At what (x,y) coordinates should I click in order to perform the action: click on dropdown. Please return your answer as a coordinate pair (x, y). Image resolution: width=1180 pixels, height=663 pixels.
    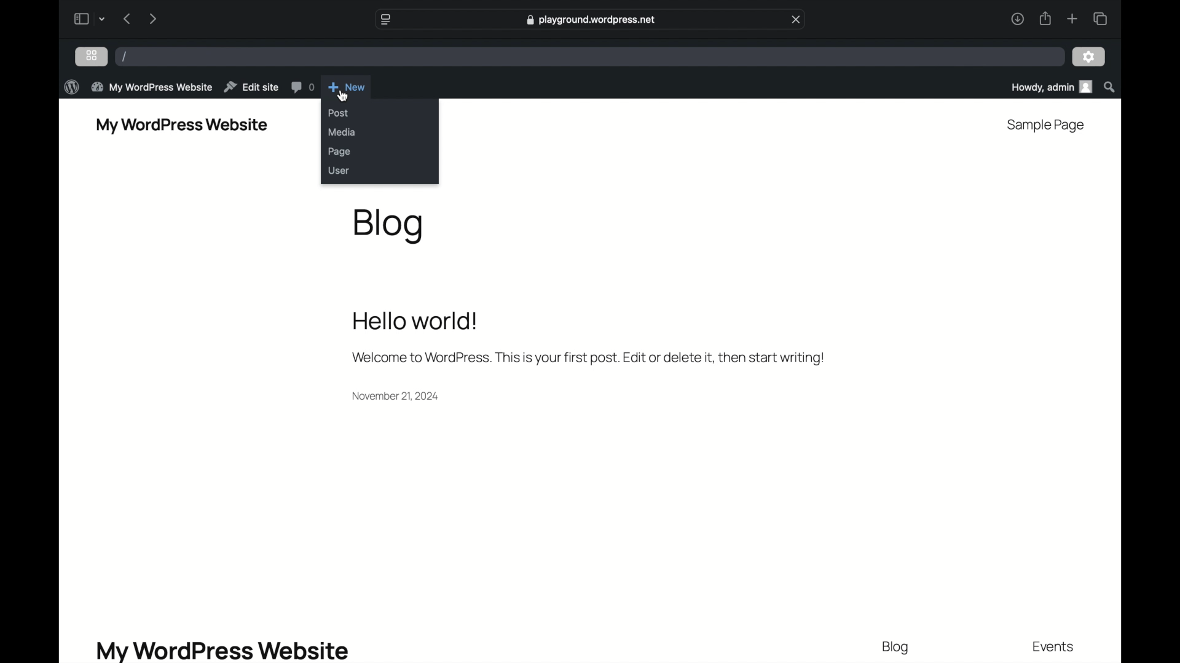
    Looking at the image, I should click on (102, 18).